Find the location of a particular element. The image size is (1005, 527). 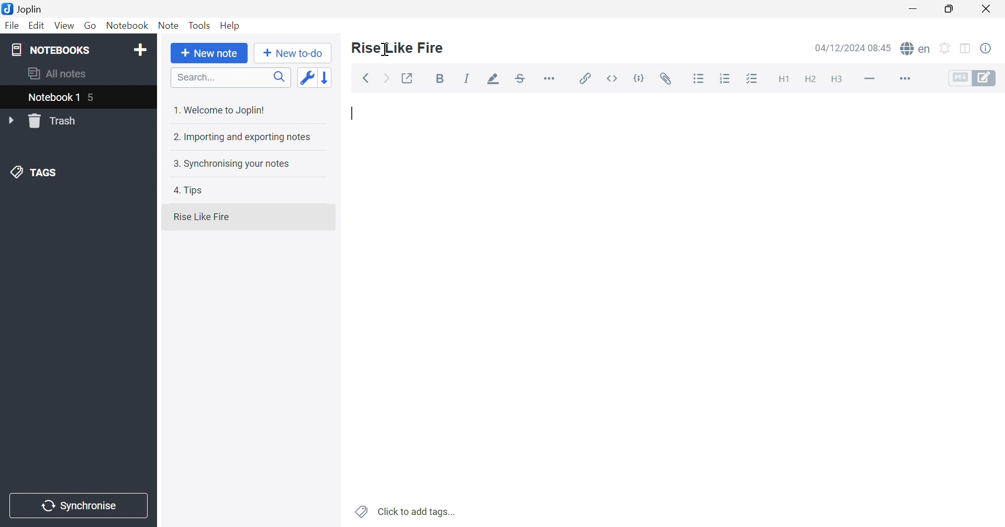

Notebook is located at coordinates (130, 25).